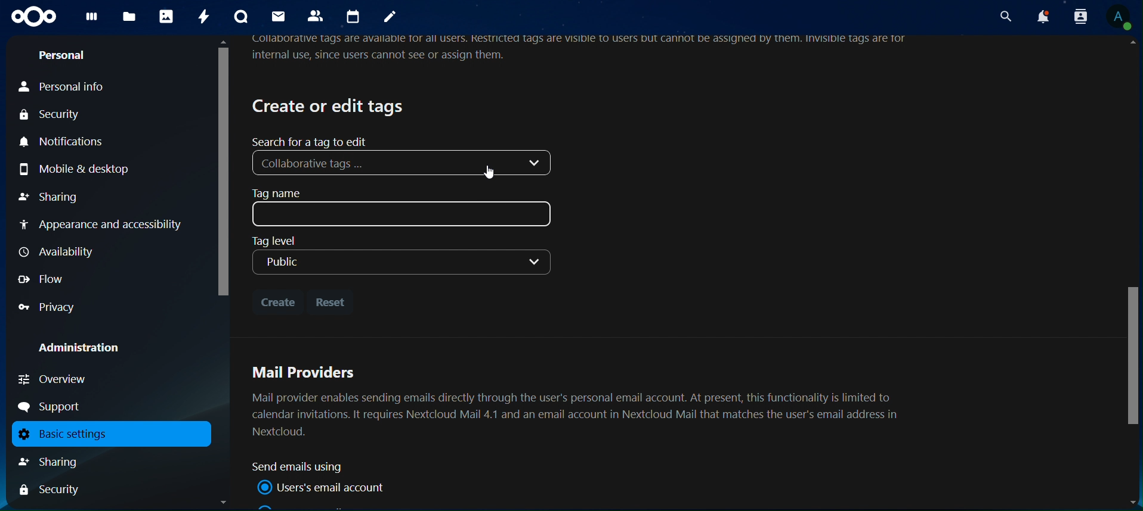  What do you see at coordinates (103, 226) in the screenshot?
I see `appearance and accessibility` at bounding box center [103, 226].